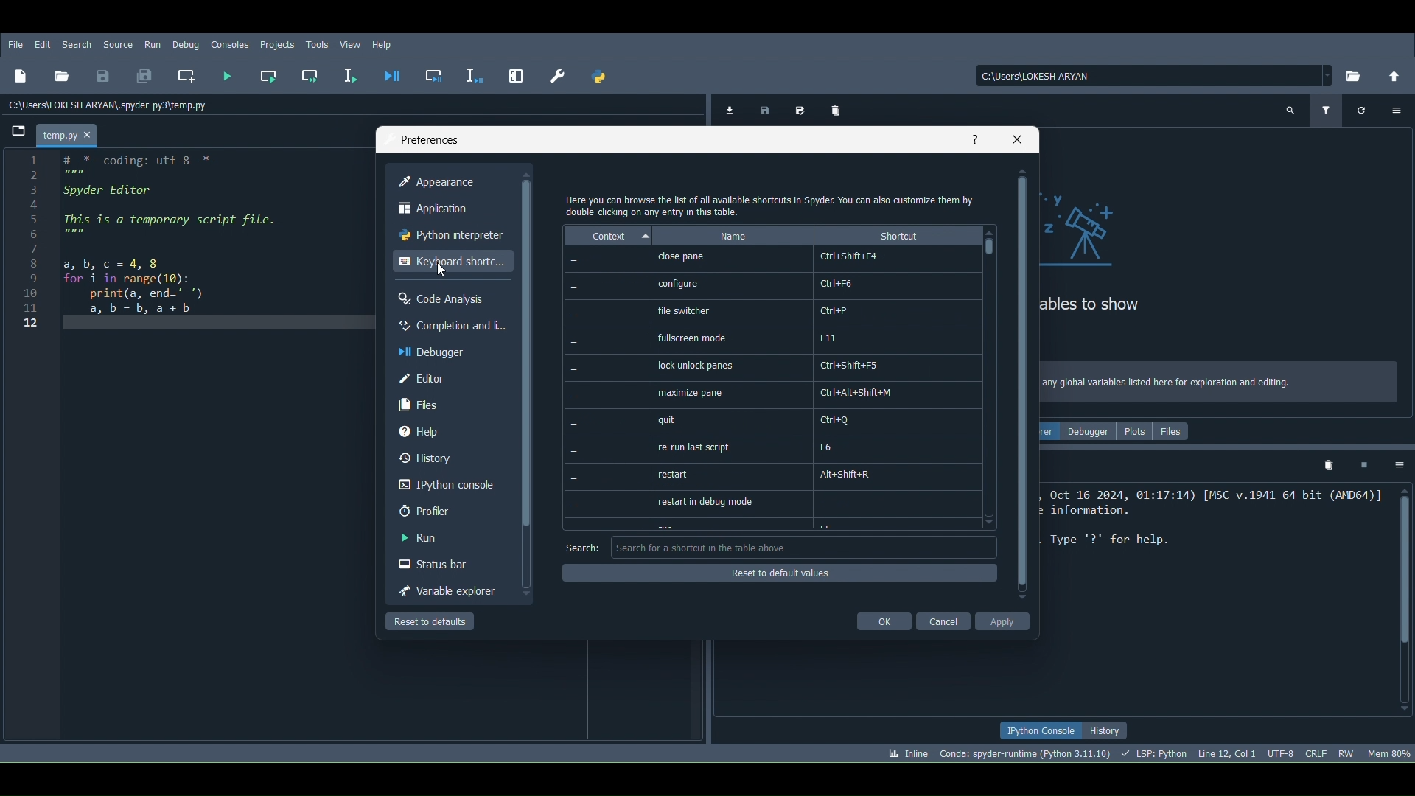 The image size is (1415, 796). What do you see at coordinates (278, 43) in the screenshot?
I see `Projects` at bounding box center [278, 43].